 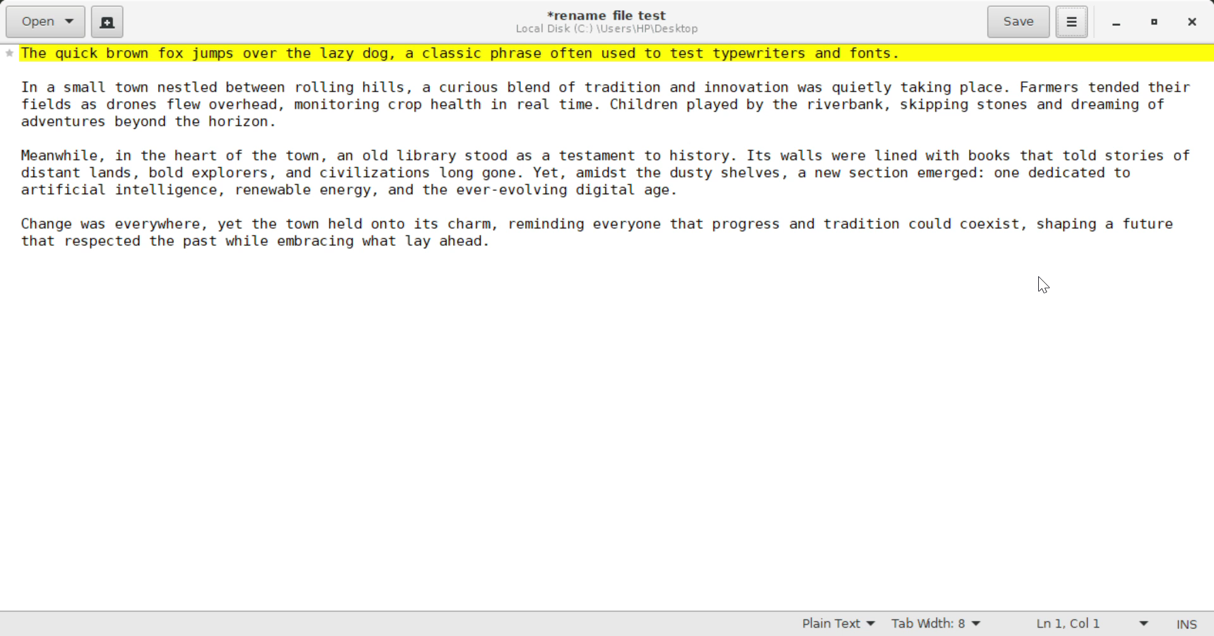 I want to click on Create New Document, so click(x=107, y=23).